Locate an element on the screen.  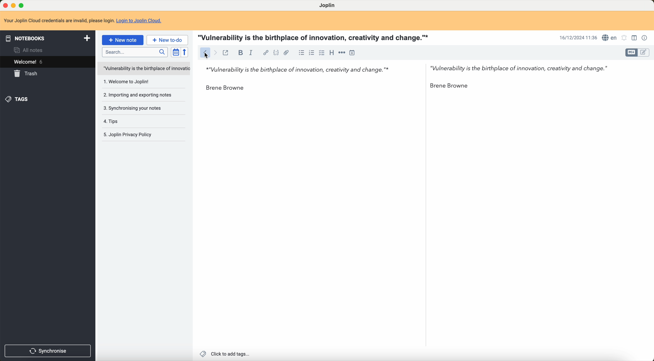
all notes is located at coordinates (30, 50).